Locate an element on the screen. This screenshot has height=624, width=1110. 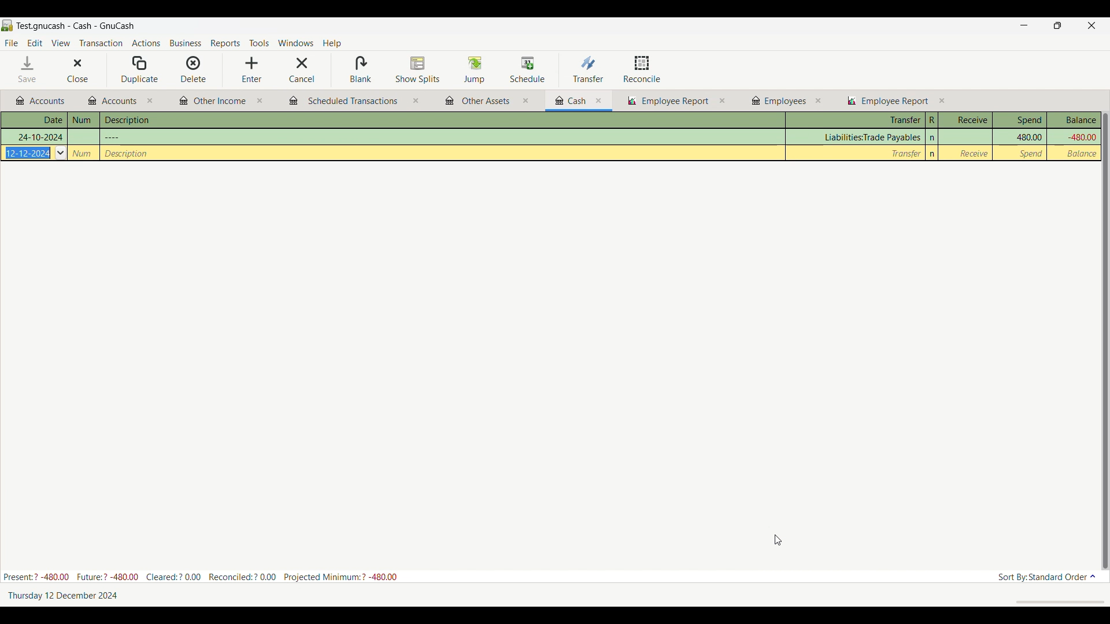
View menu is located at coordinates (61, 43).